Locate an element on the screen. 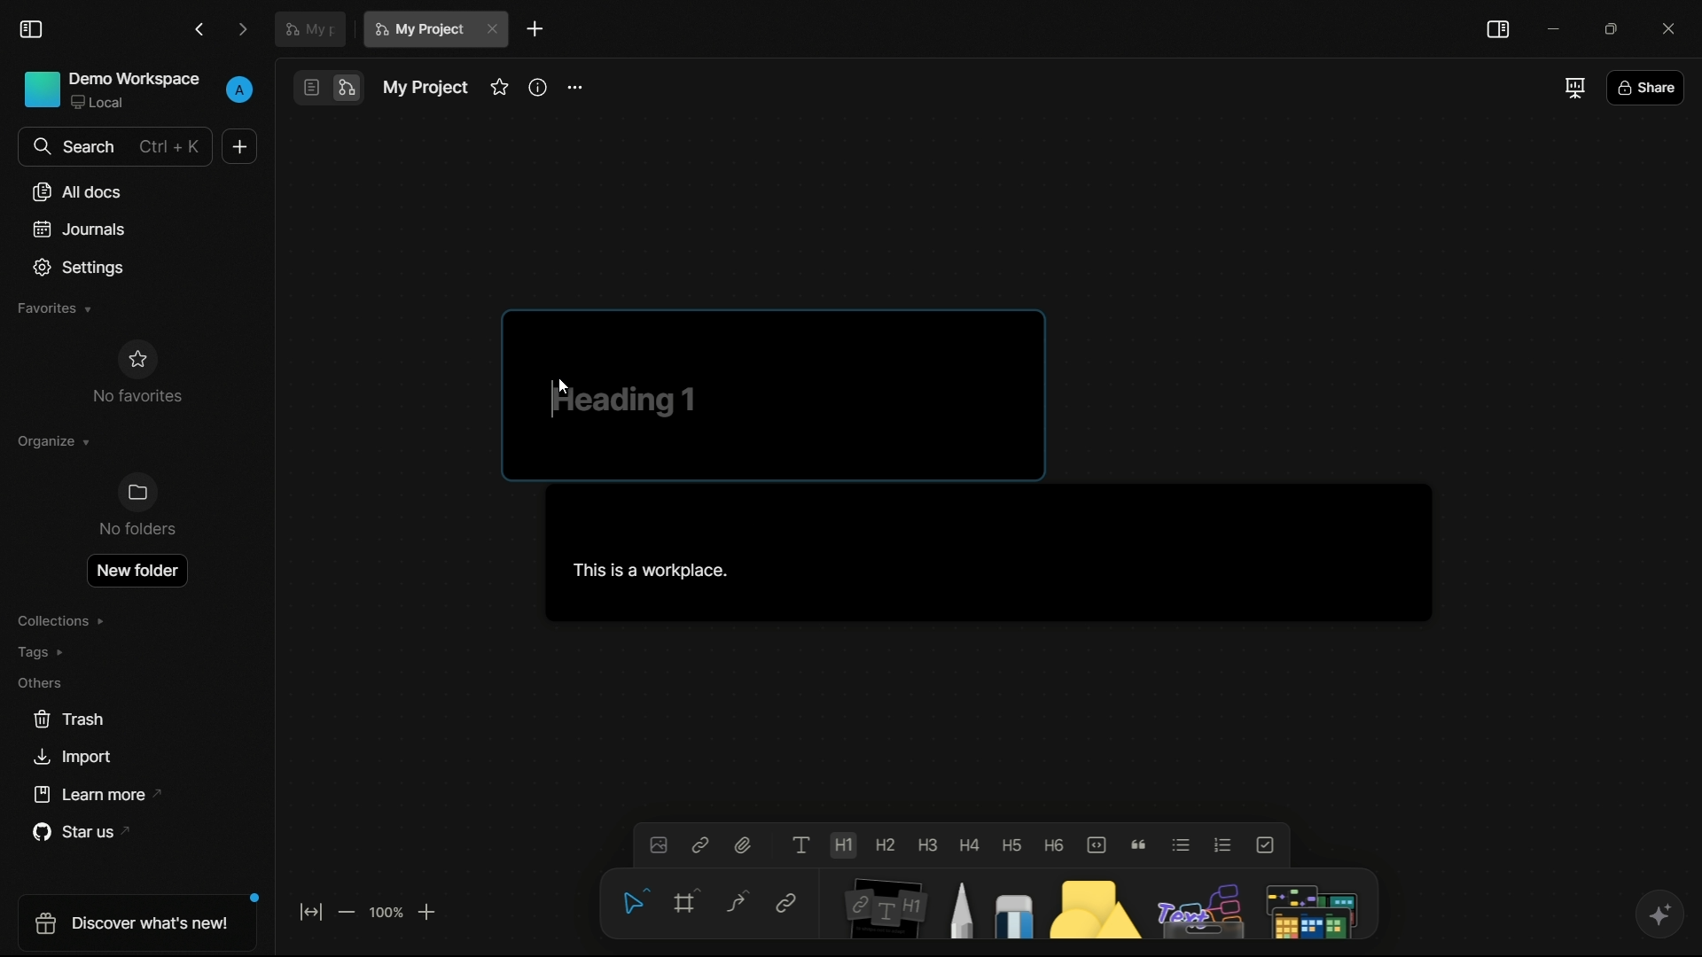 The width and height of the screenshot is (1702, 957). bulleted list is located at coordinates (1180, 842).